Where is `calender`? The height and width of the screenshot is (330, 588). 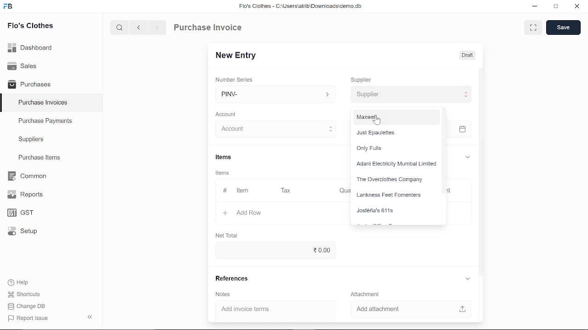
calender is located at coordinates (464, 129).